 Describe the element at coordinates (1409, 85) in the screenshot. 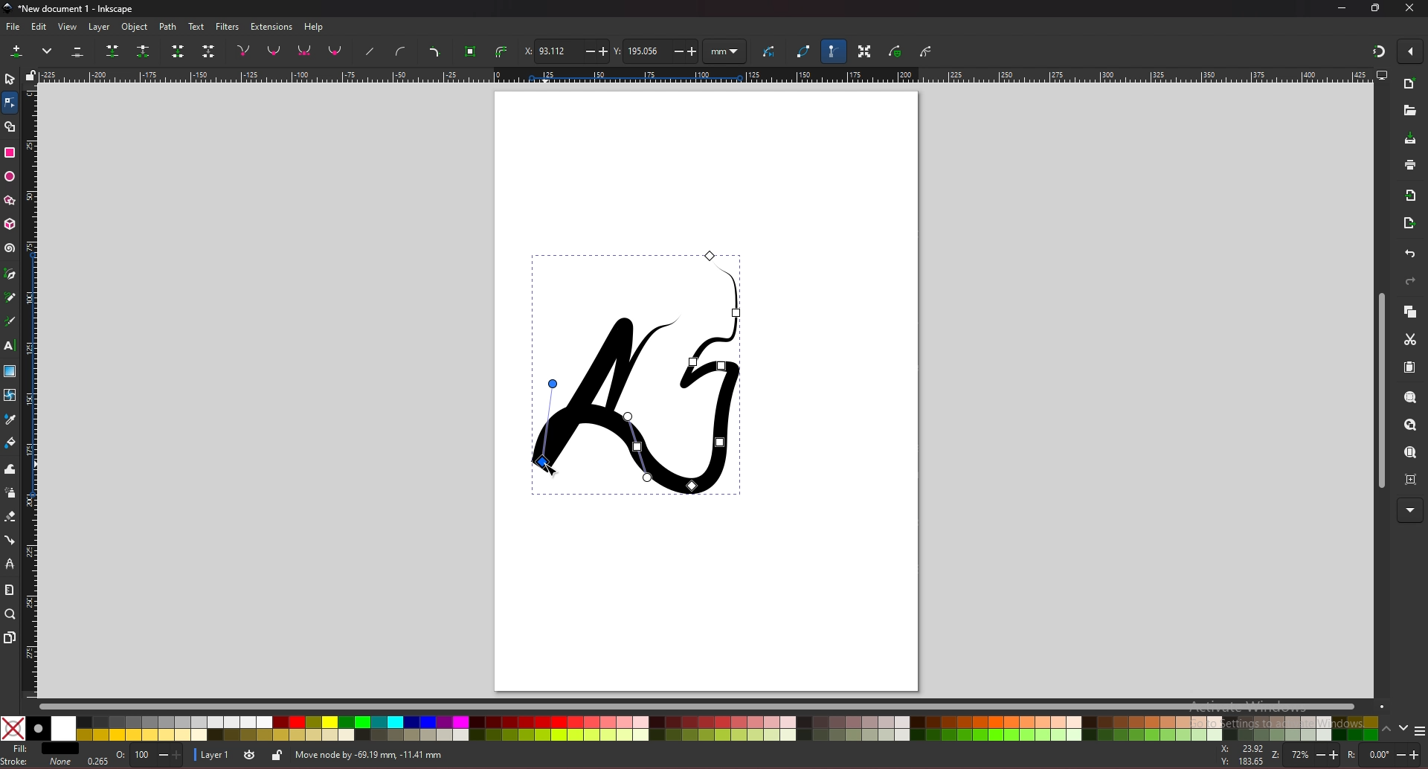

I see `new` at that location.